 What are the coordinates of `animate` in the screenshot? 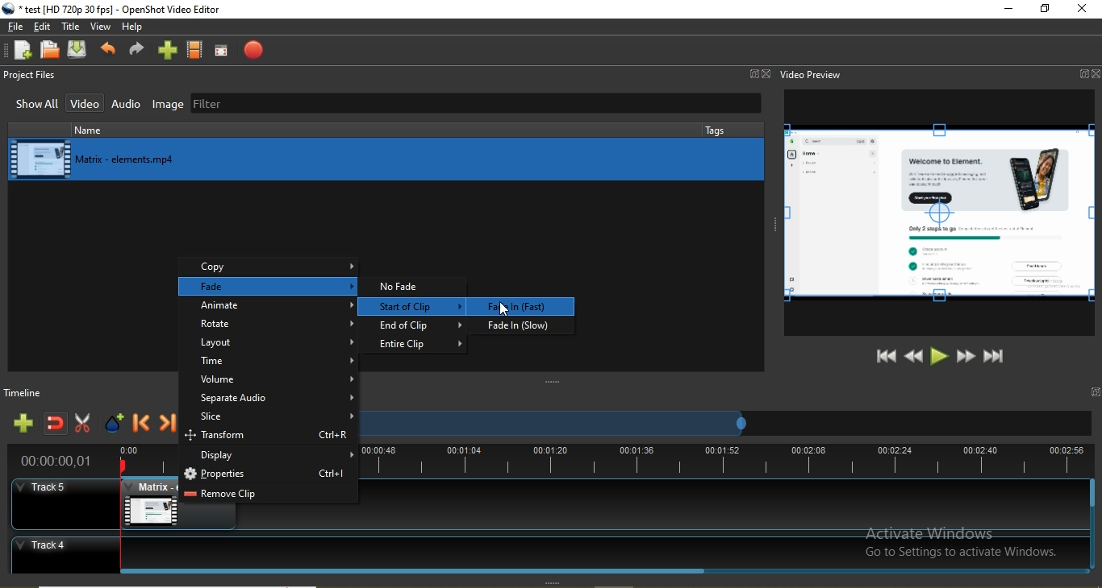 It's located at (269, 306).